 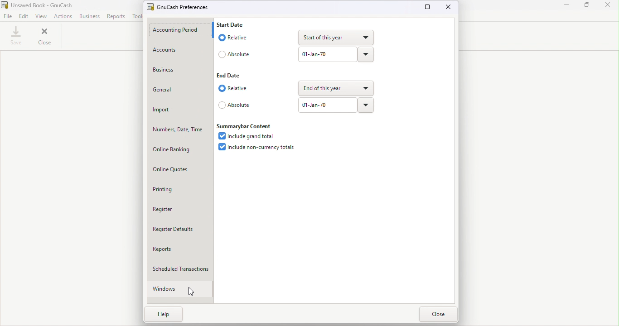 What do you see at coordinates (247, 136) in the screenshot?
I see `Include grand total` at bounding box center [247, 136].